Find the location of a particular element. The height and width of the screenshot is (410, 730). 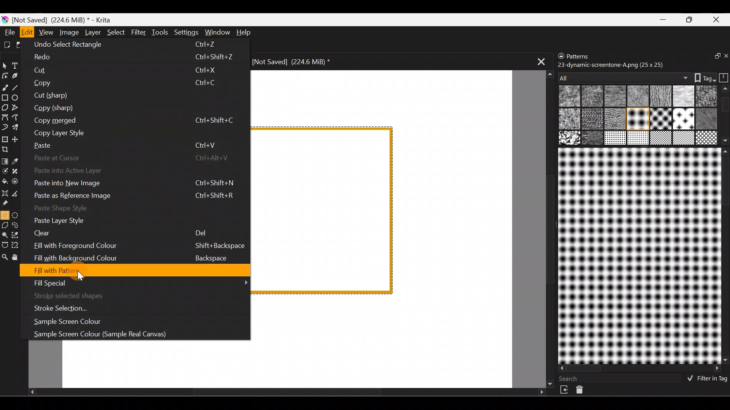

Filter in tag is located at coordinates (705, 379).